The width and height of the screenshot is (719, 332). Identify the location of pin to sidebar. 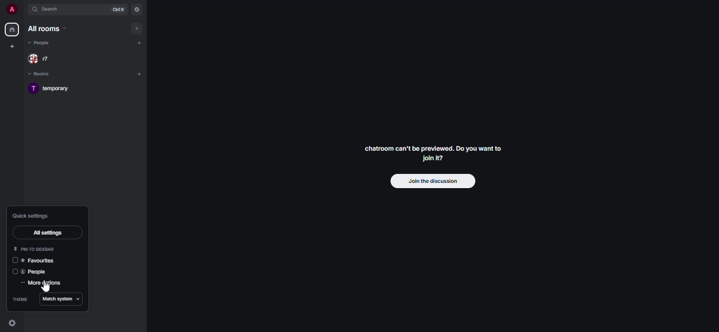
(37, 249).